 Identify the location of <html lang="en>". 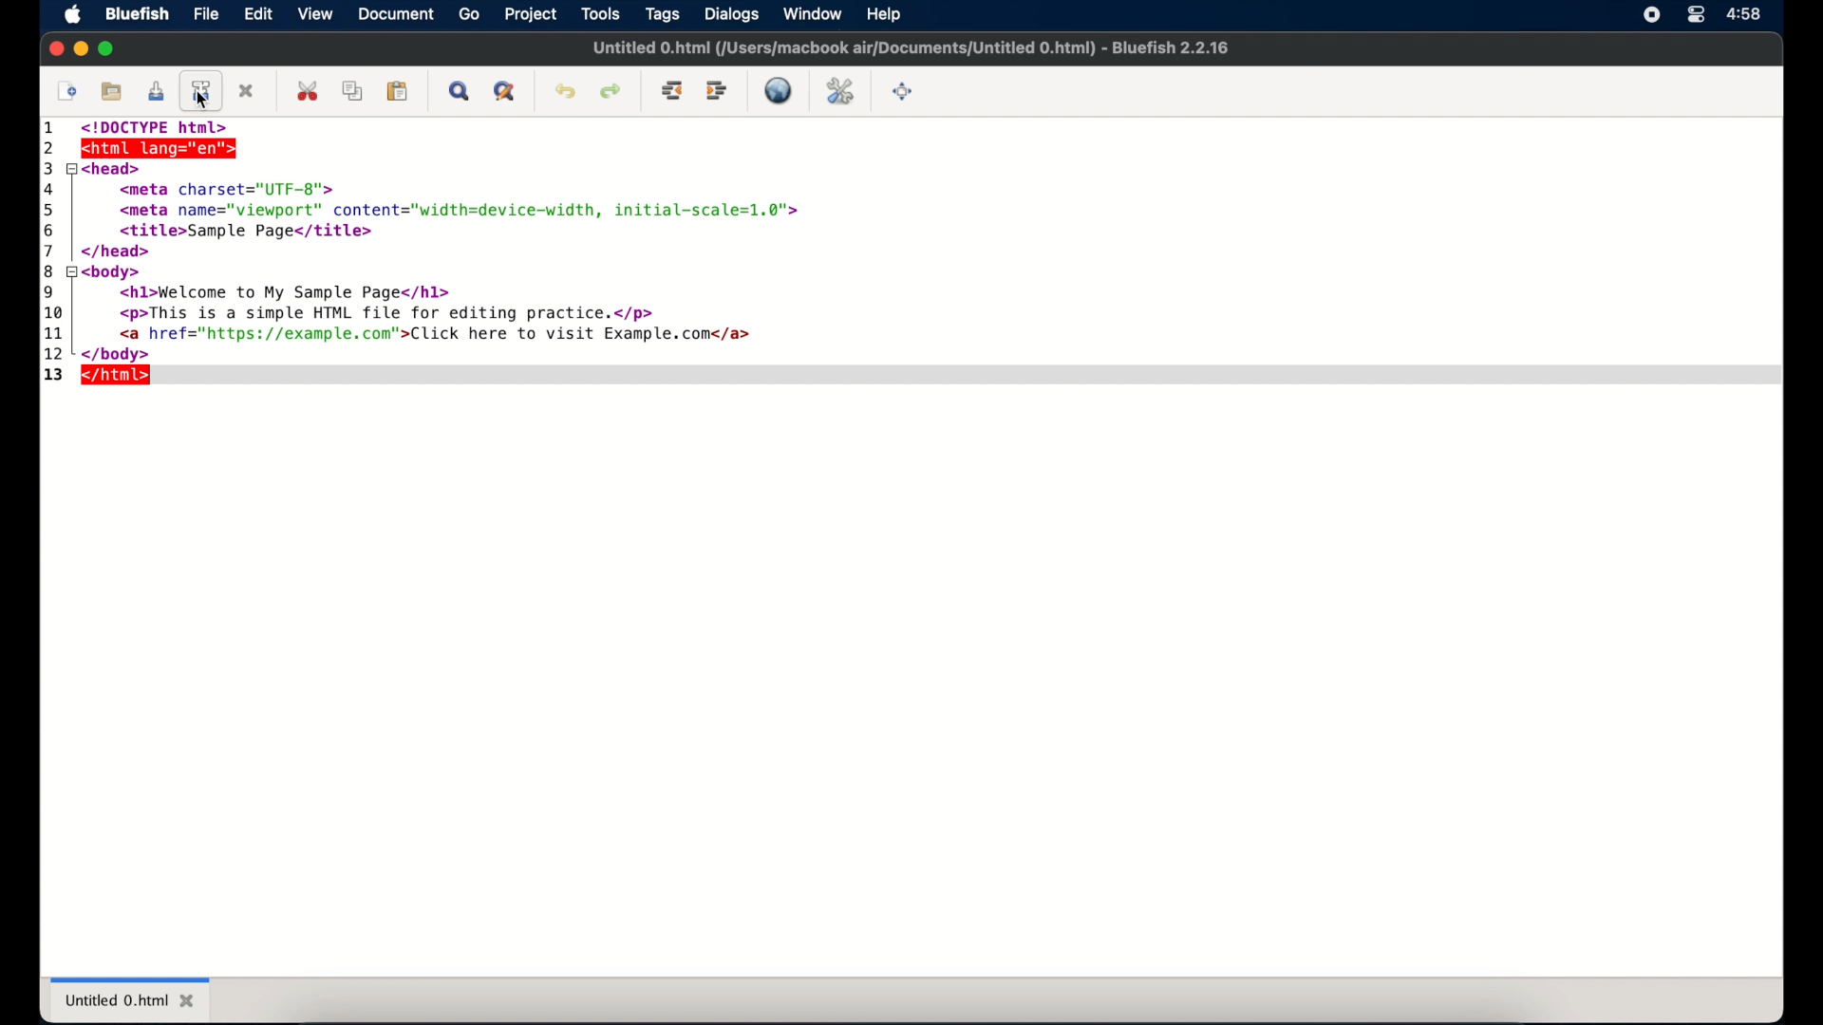
(199, 149).